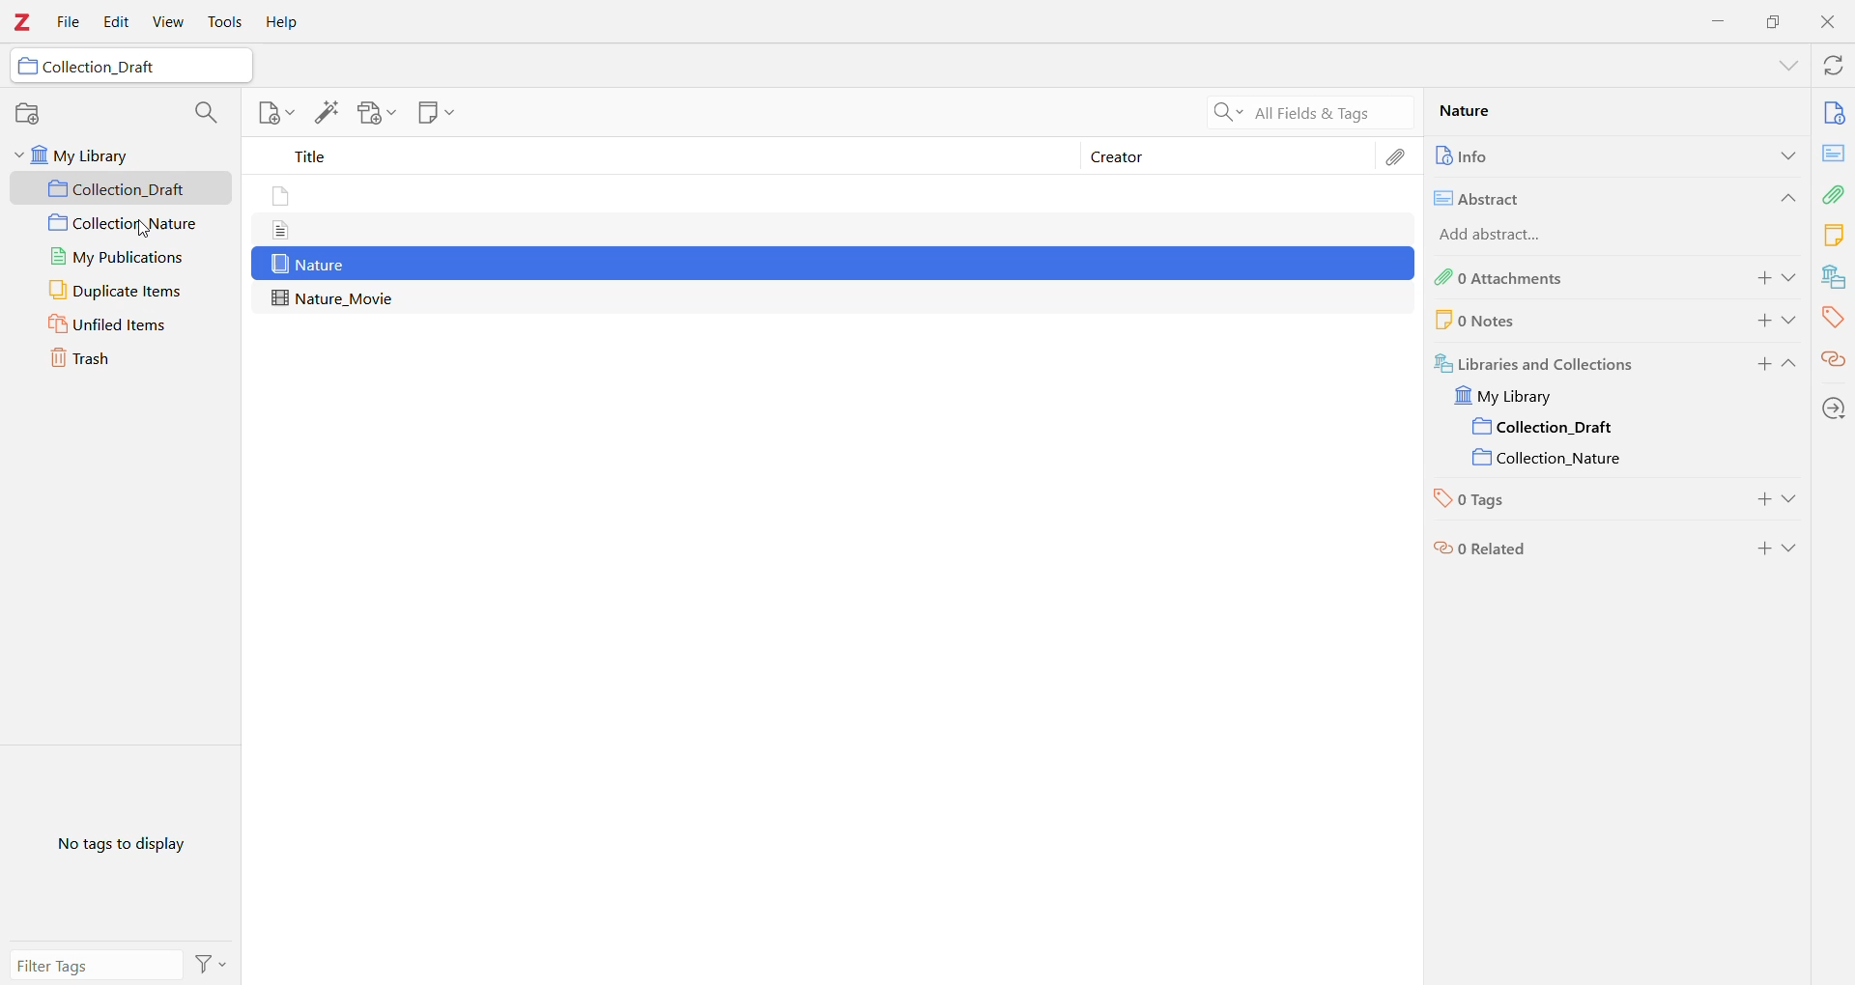 This screenshot has width=1855, height=985. I want to click on Close, so click(1828, 22).